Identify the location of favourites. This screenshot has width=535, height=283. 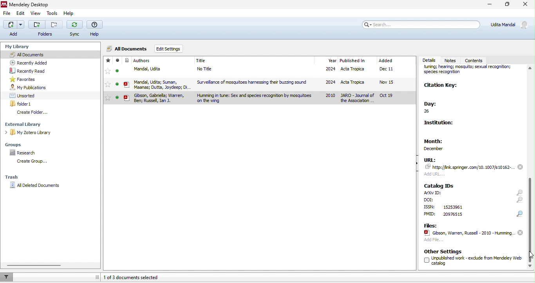
(108, 73).